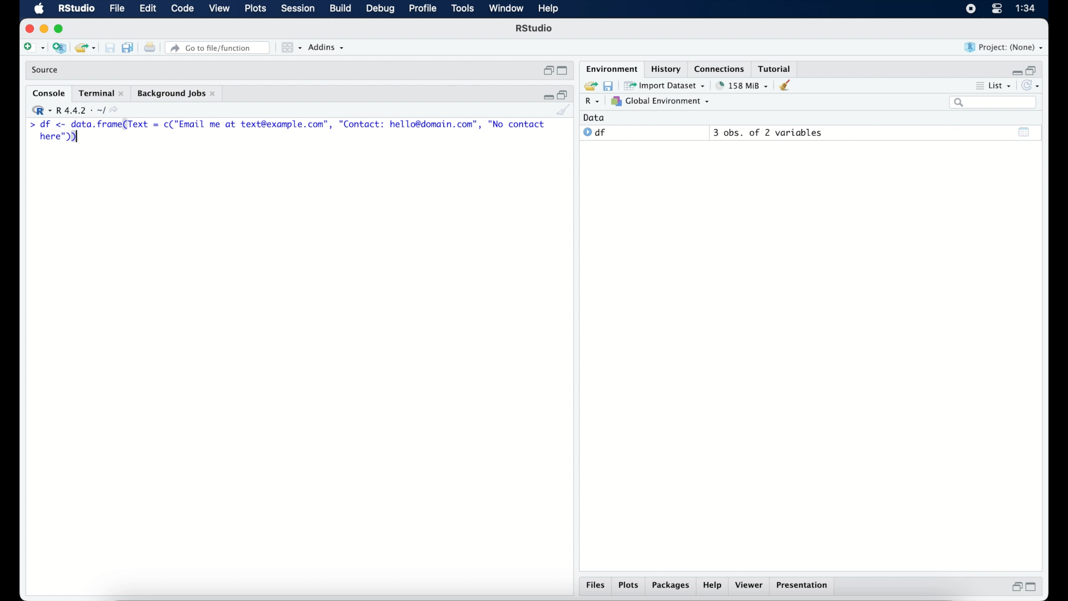  What do you see at coordinates (787, 86) in the screenshot?
I see `clear console` at bounding box center [787, 86].